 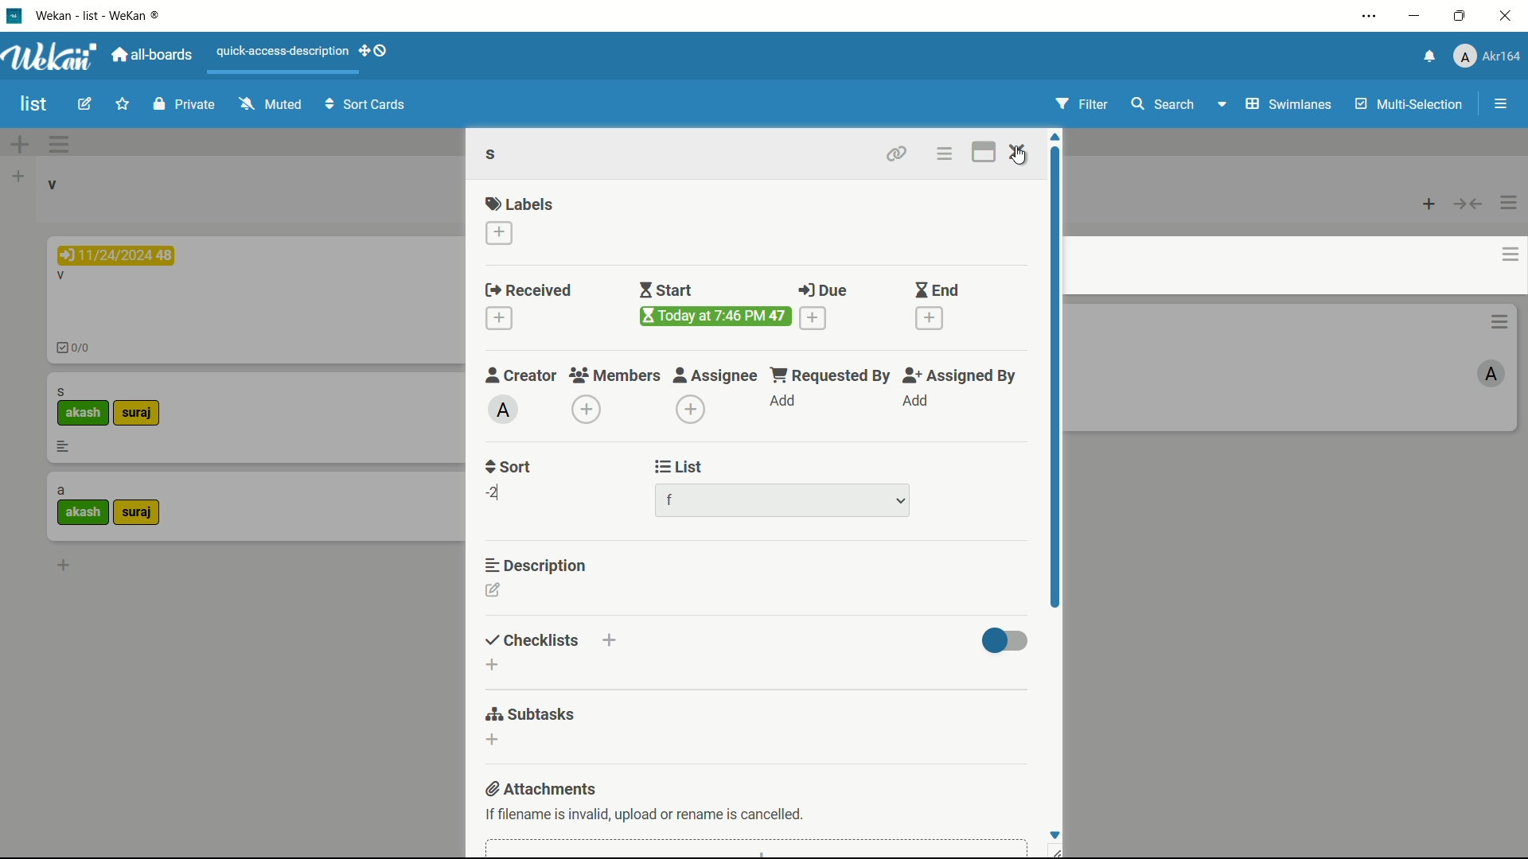 I want to click on checklists, so click(x=532, y=641).